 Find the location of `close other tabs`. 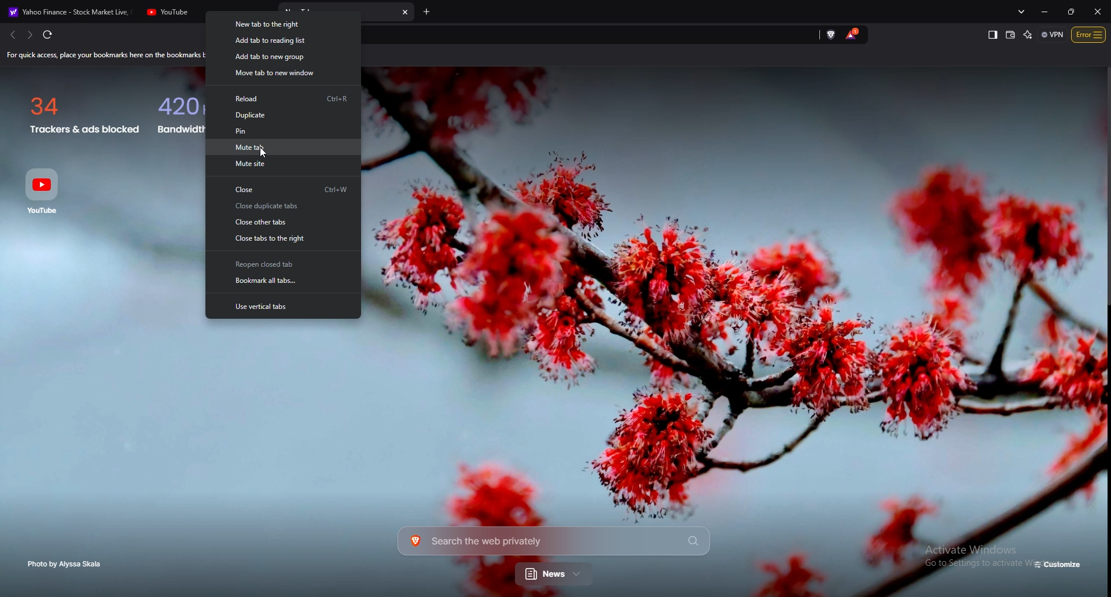

close other tabs is located at coordinates (281, 223).